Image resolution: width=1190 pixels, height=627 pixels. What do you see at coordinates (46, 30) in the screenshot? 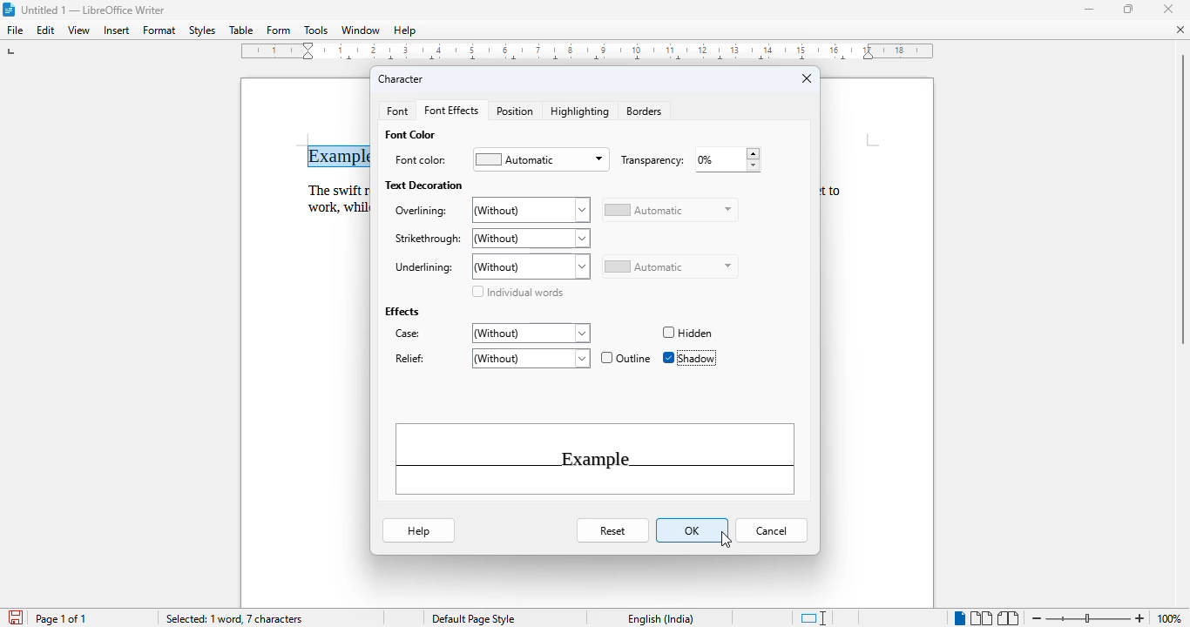
I see `edit` at bounding box center [46, 30].